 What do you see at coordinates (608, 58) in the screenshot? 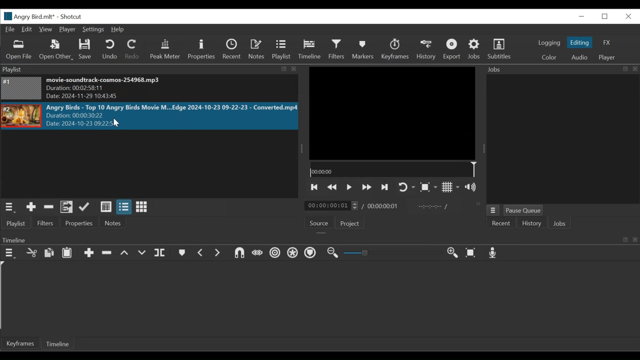
I see `Player` at bounding box center [608, 58].